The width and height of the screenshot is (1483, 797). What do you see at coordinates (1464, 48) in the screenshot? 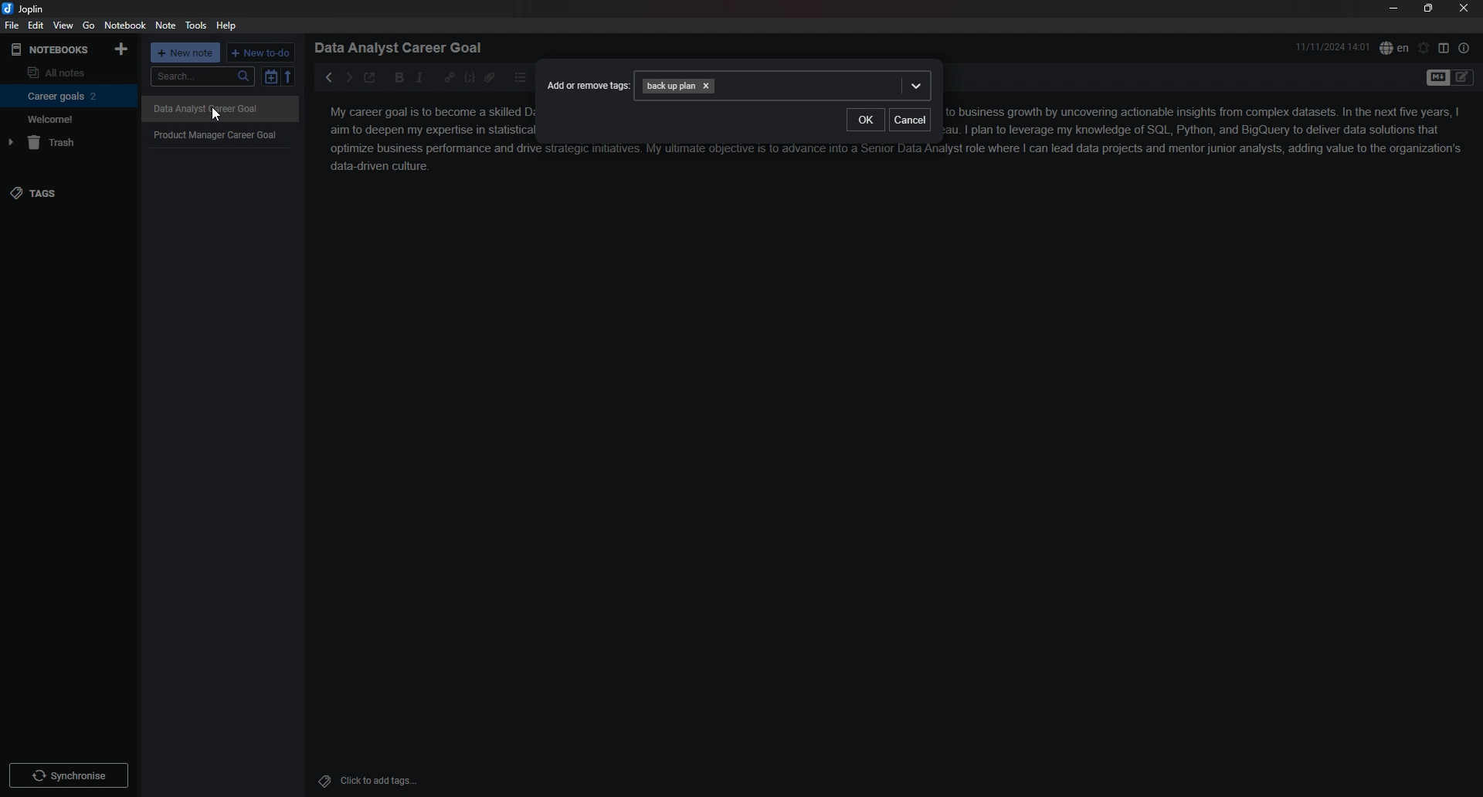
I see `note properties` at bounding box center [1464, 48].